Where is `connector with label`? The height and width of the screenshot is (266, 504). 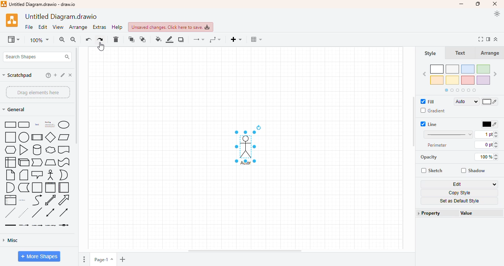 connector with label is located at coordinates (24, 225).